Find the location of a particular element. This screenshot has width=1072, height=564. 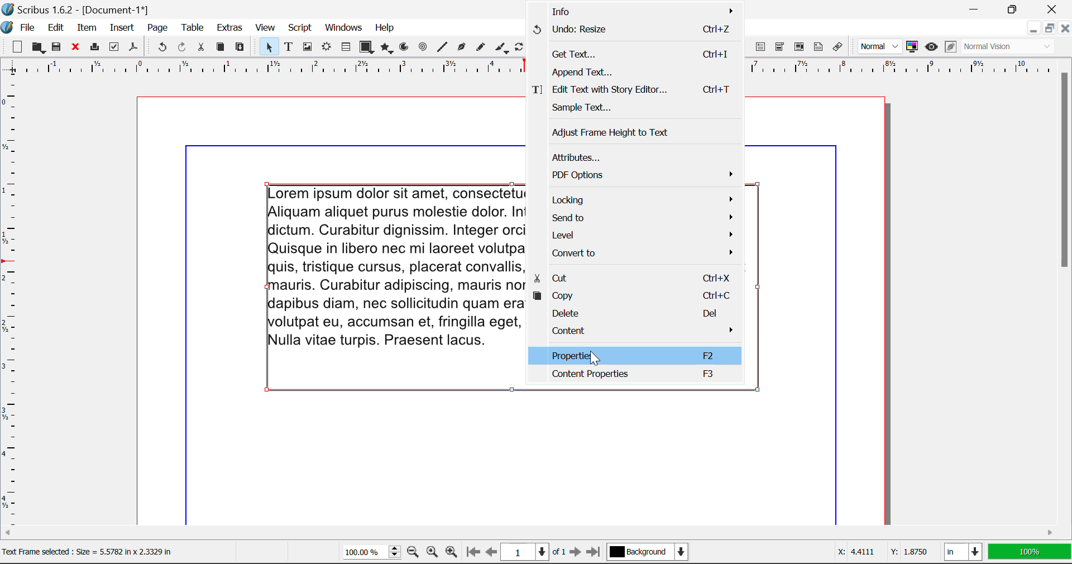

Line is located at coordinates (442, 47).